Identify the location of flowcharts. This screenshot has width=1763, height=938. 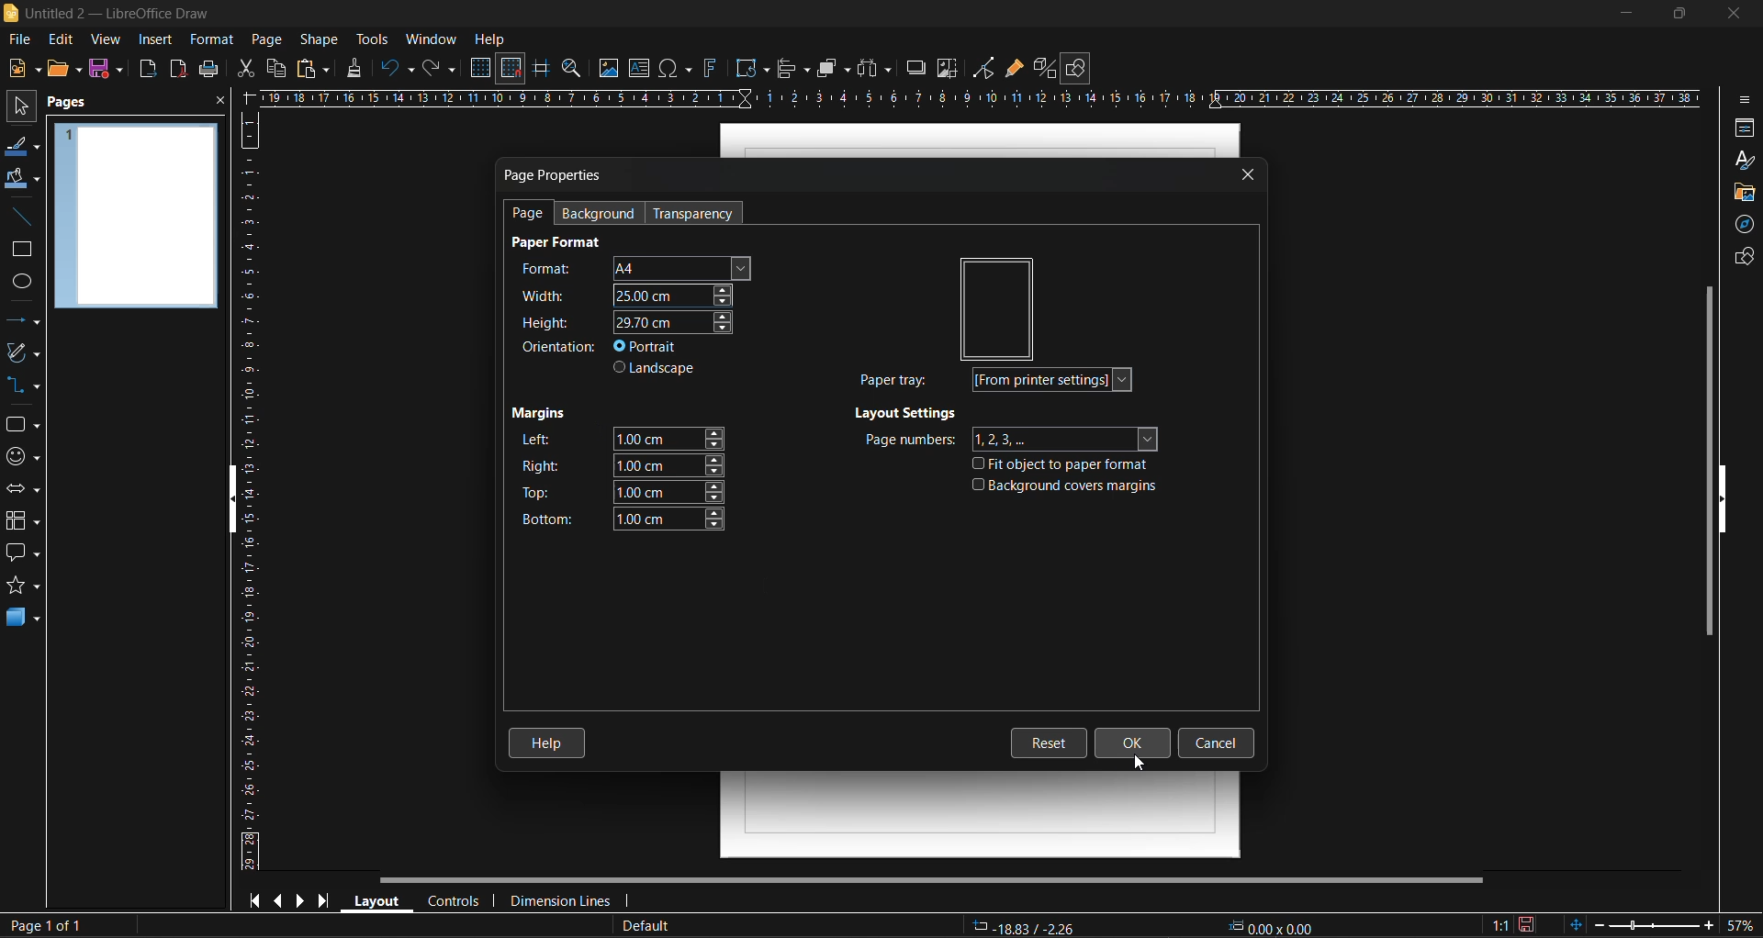
(28, 520).